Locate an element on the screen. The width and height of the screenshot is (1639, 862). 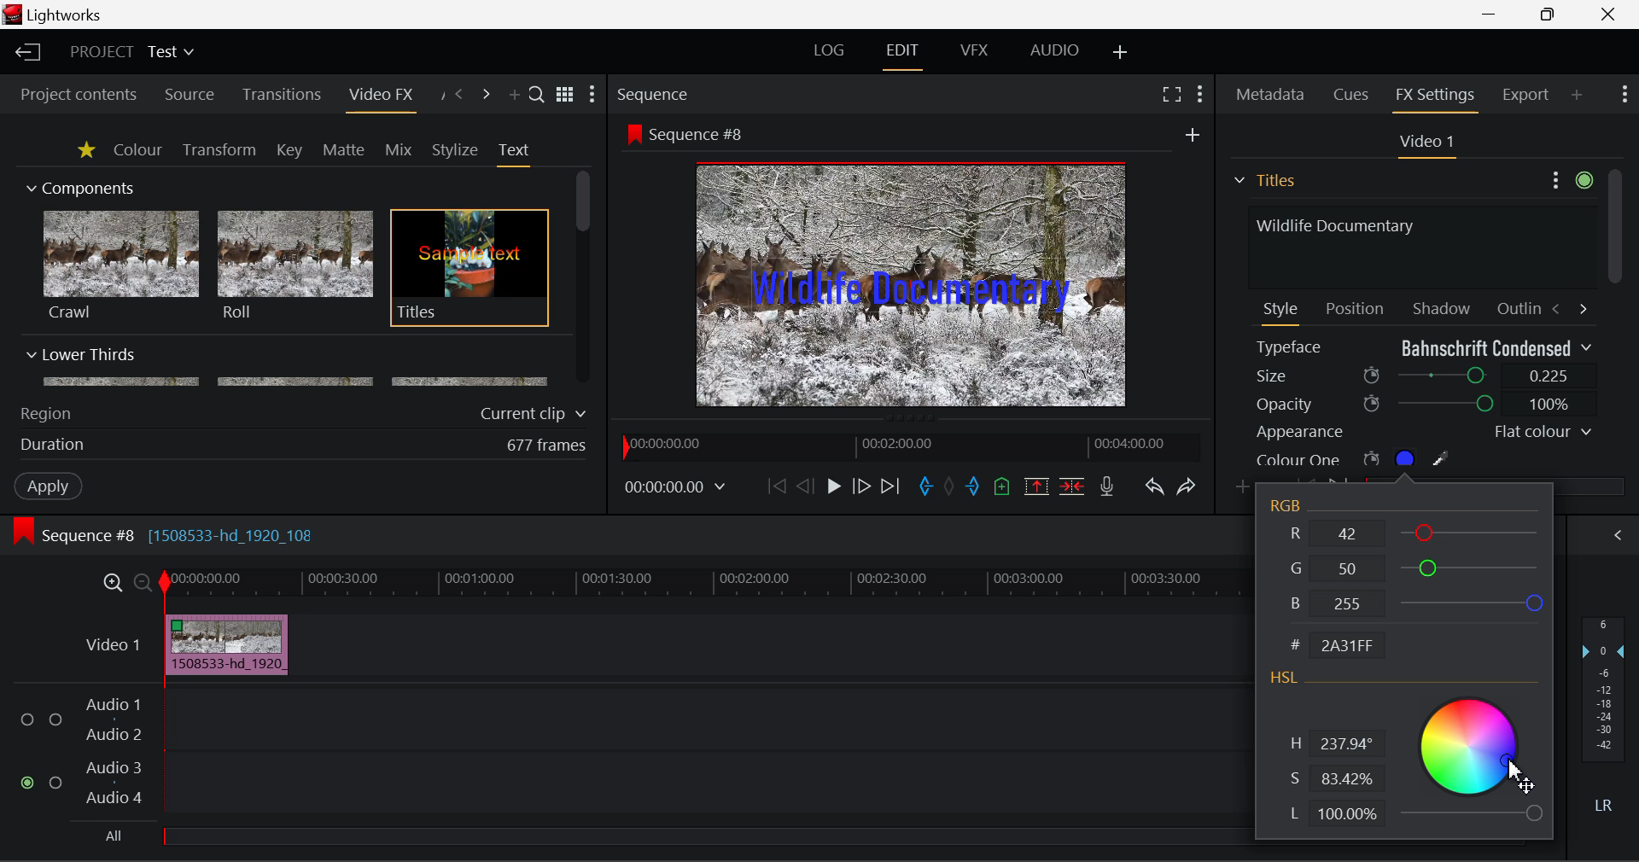
Mark Out is located at coordinates (975, 488).